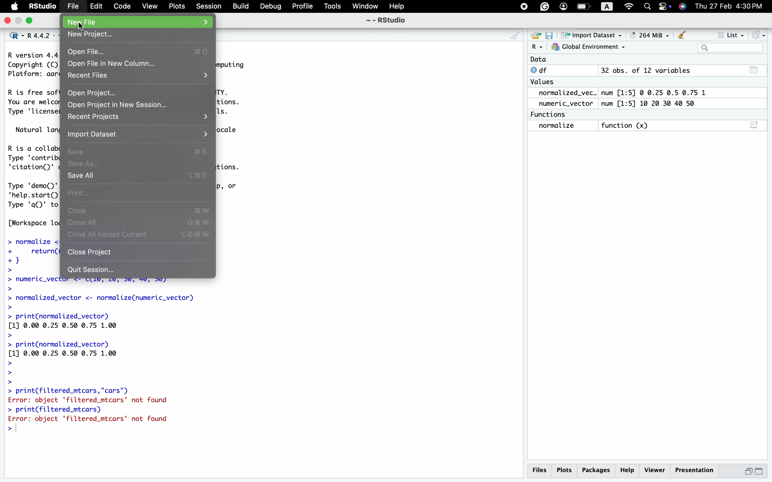 Image resolution: width=772 pixels, height=482 pixels. I want to click on plots, so click(564, 471).